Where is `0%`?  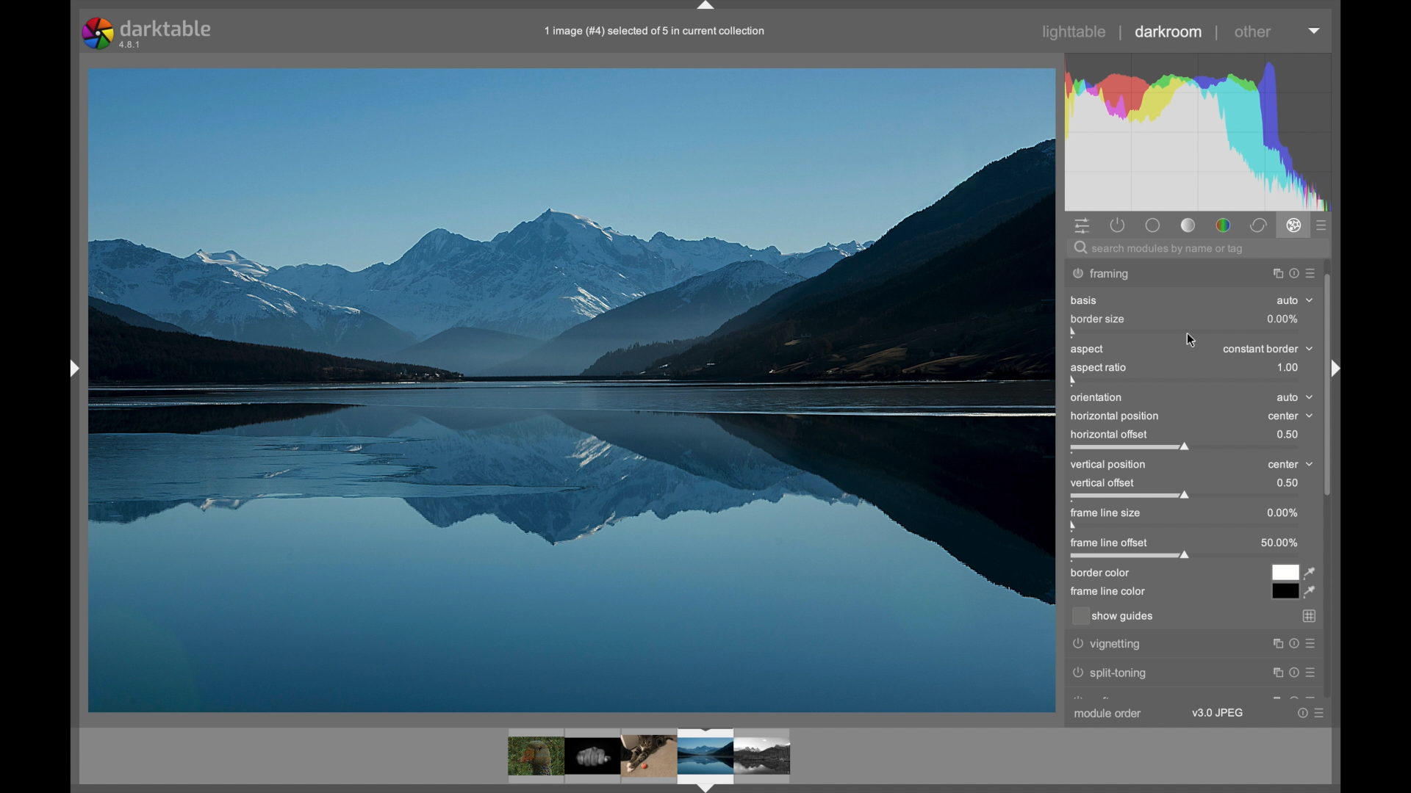
0% is located at coordinates (1282, 513).